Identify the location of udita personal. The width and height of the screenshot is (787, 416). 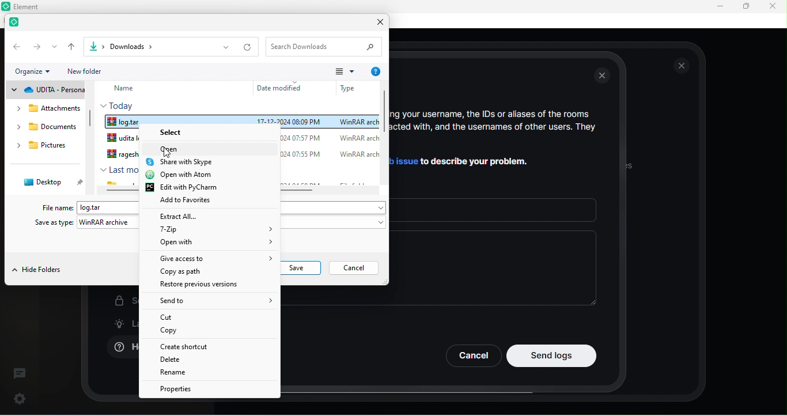
(46, 90).